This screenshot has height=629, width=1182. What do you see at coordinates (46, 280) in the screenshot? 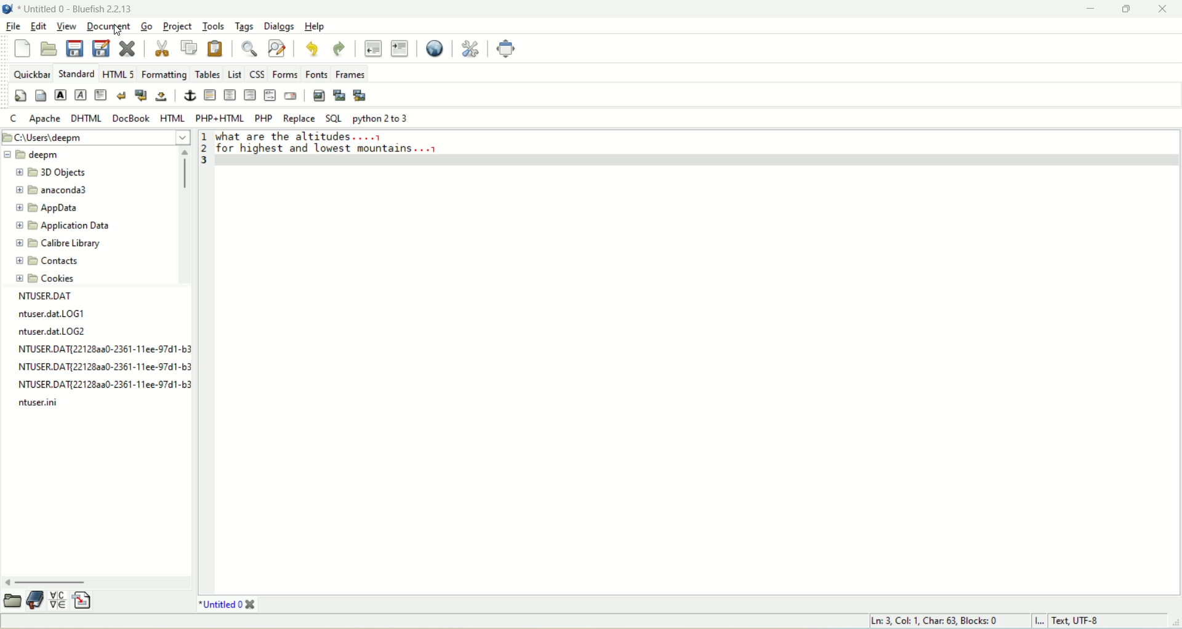
I see `cookies` at bounding box center [46, 280].